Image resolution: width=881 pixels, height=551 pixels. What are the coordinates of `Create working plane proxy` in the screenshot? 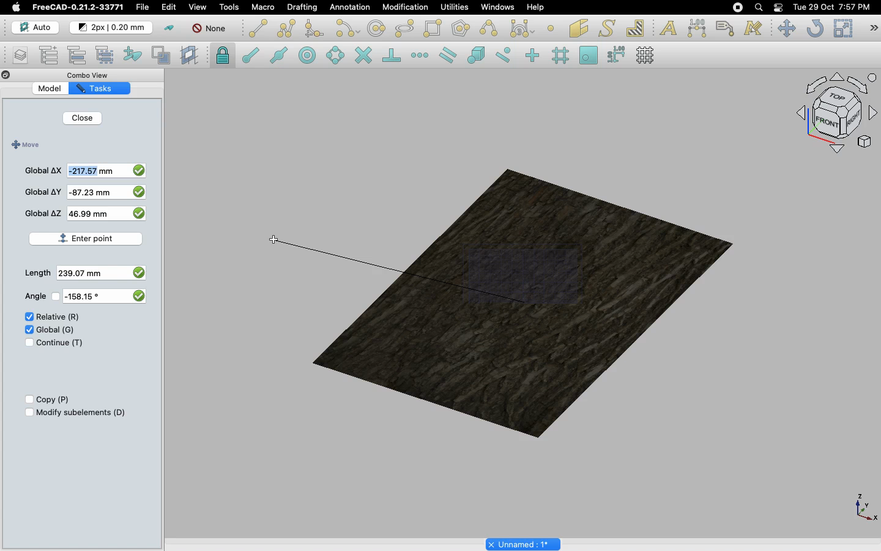 It's located at (163, 56).